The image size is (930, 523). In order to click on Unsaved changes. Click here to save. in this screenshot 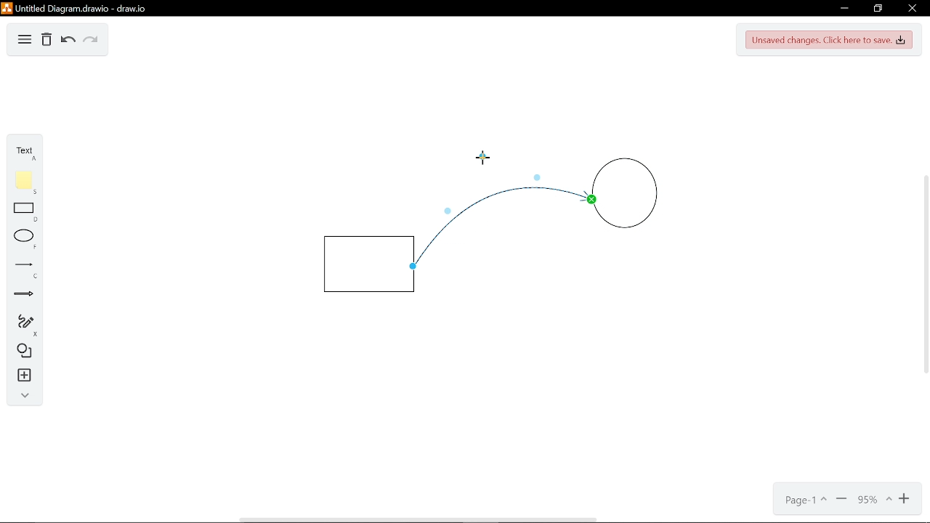, I will do `click(828, 41)`.